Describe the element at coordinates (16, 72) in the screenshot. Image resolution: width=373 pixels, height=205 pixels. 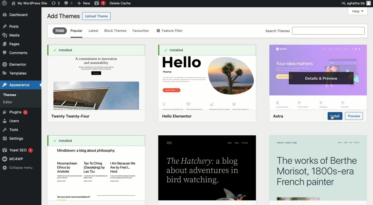
I see `Templates` at that location.